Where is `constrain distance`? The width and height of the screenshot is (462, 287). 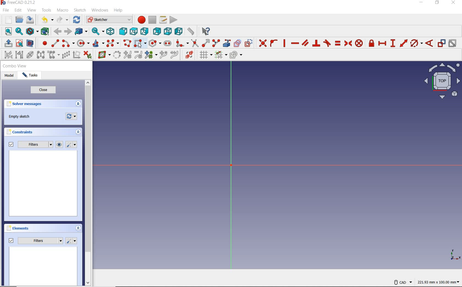
constrain distance is located at coordinates (403, 43).